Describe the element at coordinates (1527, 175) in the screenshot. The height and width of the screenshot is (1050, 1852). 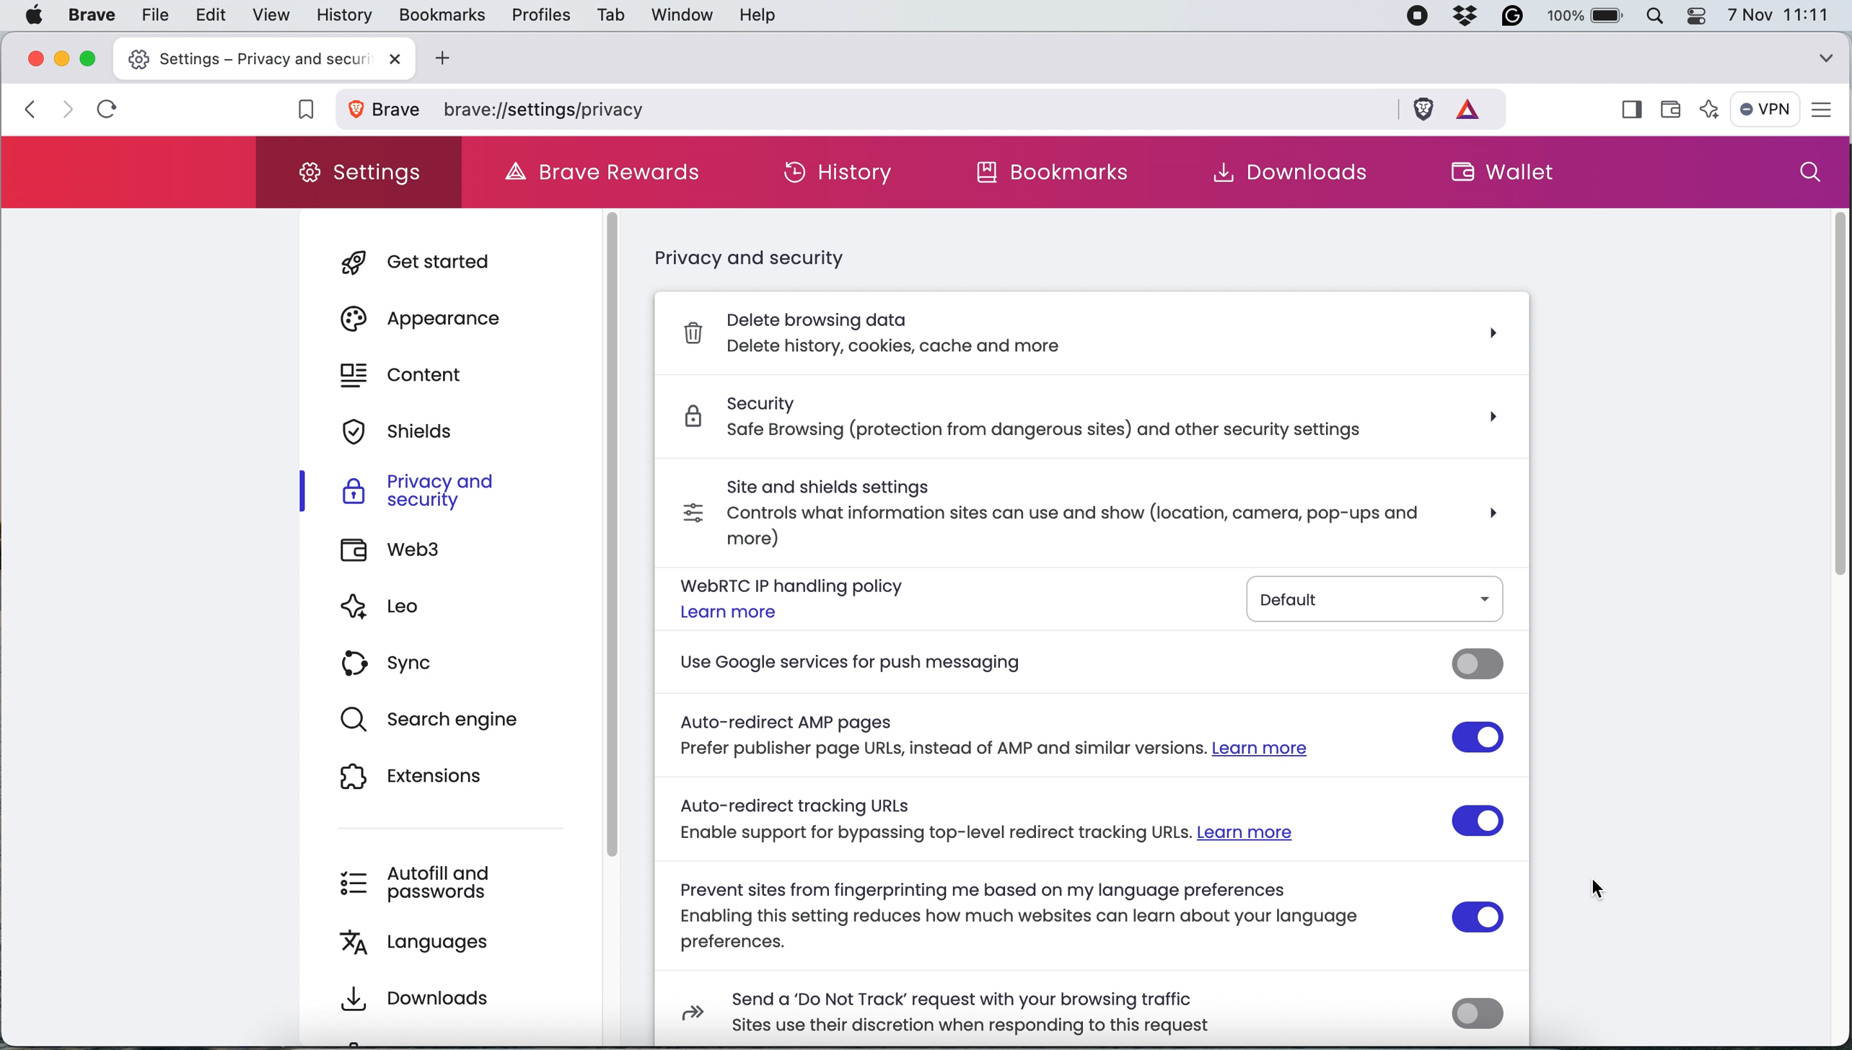
I see `wallet` at that location.